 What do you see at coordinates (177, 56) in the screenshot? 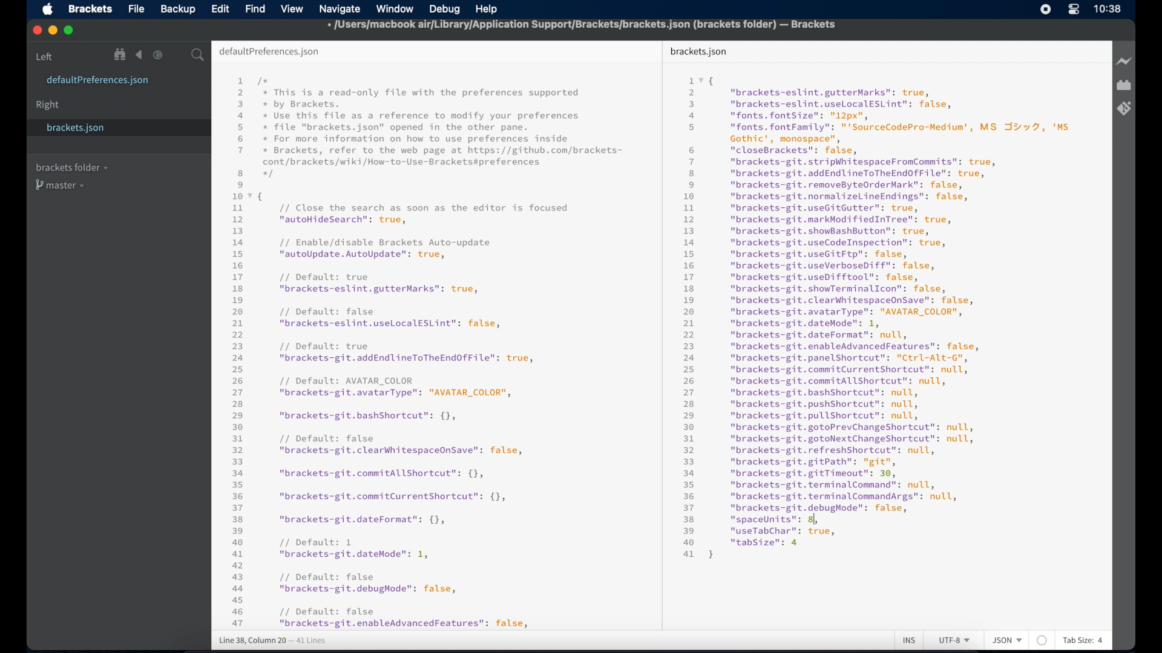
I see `split the editor vertical or horizontal` at bounding box center [177, 56].